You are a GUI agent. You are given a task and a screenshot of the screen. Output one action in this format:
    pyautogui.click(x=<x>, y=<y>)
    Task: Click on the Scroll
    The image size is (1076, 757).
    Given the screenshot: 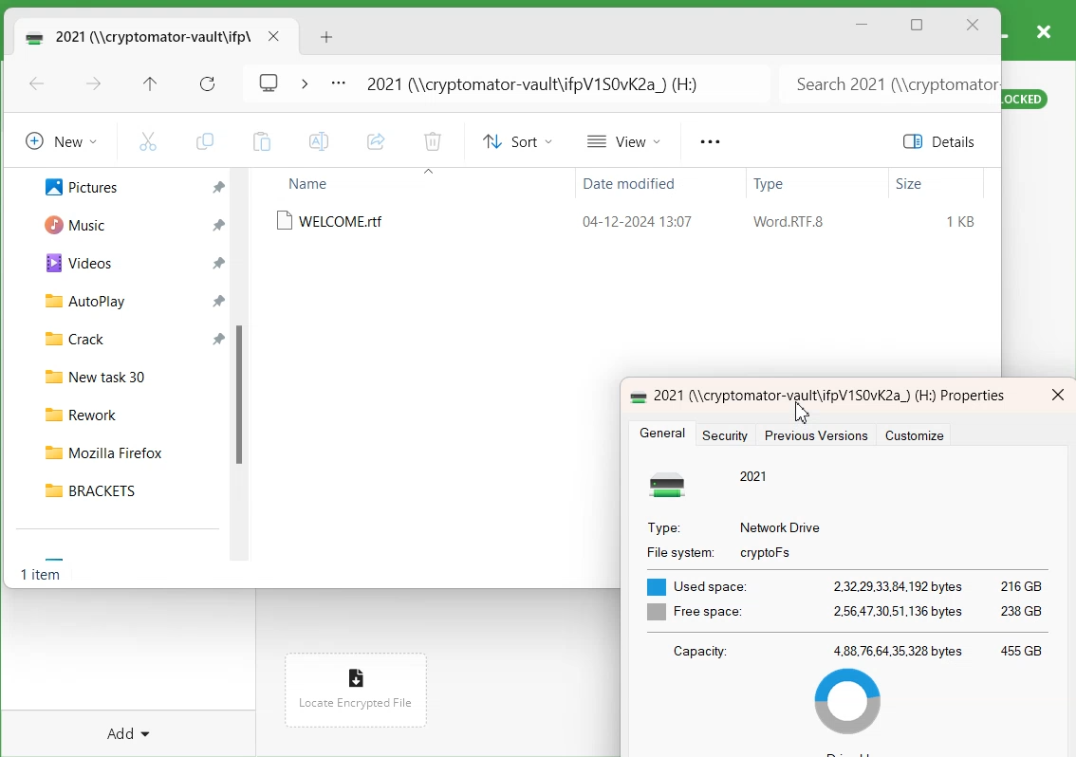 What is the action you would take?
    pyautogui.click(x=244, y=371)
    